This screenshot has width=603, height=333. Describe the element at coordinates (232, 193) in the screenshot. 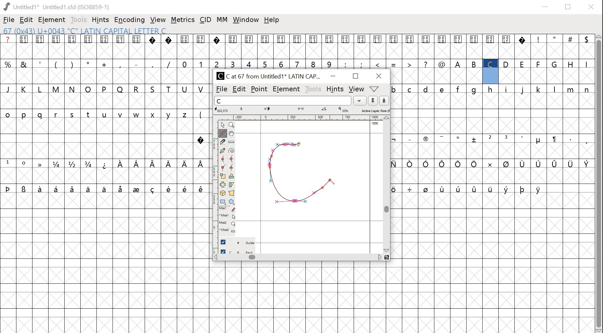

I see `perspective` at that location.